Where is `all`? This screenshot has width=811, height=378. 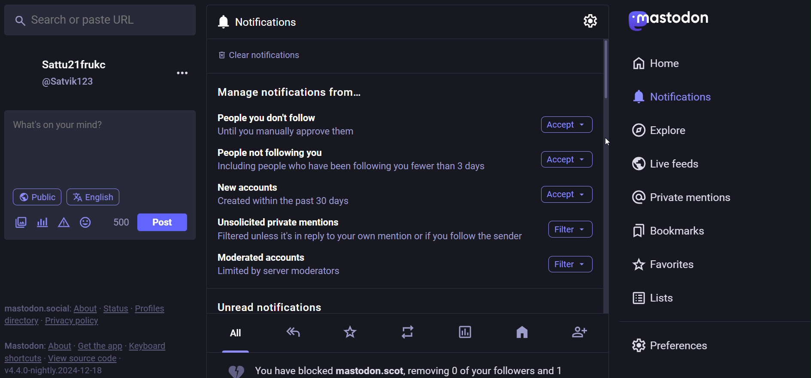 all is located at coordinates (236, 338).